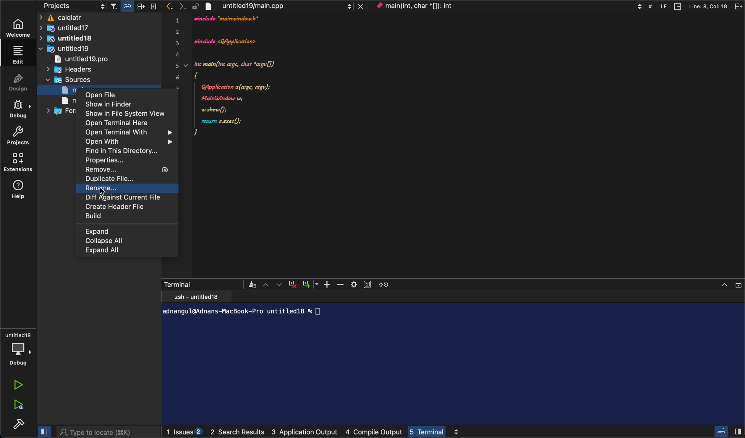 The width and height of the screenshot is (745, 438). I want to click on open, so click(122, 124).